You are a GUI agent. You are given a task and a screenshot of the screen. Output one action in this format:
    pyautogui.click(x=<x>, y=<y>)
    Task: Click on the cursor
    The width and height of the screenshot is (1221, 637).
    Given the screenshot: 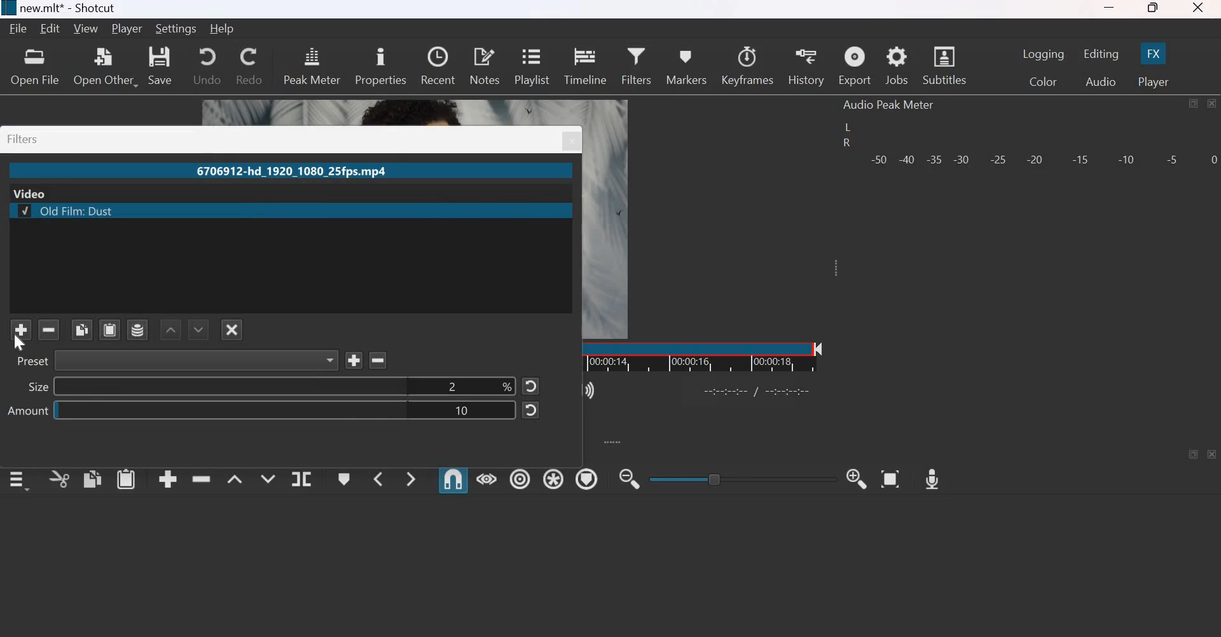 What is the action you would take?
    pyautogui.click(x=27, y=347)
    